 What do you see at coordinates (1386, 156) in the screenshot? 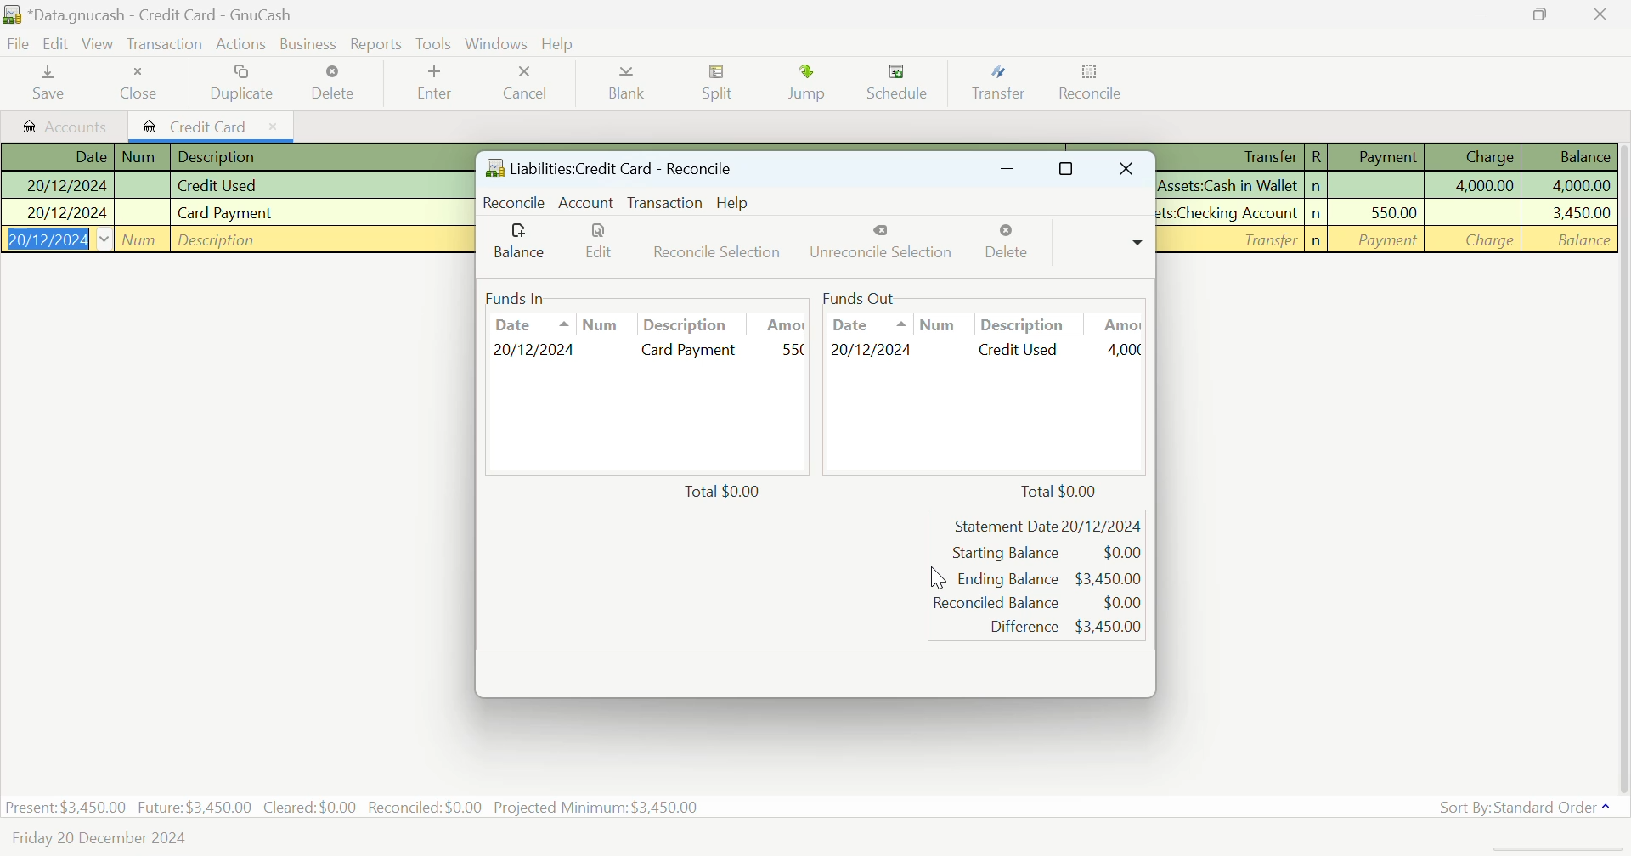
I see `Transaction Details Column Headings` at bounding box center [1386, 156].